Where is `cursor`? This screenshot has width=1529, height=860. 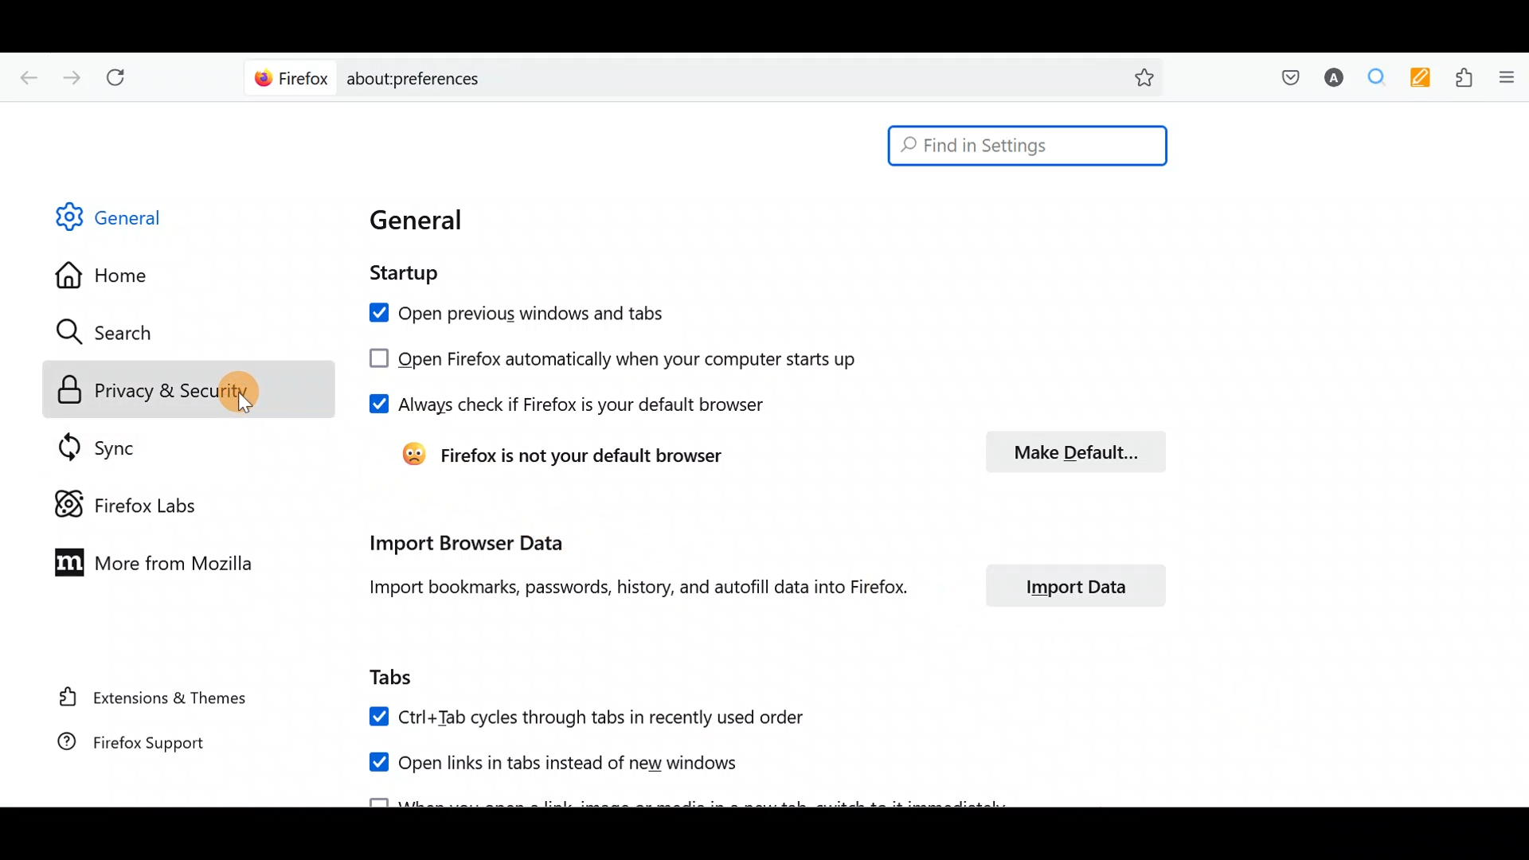
cursor is located at coordinates (247, 407).